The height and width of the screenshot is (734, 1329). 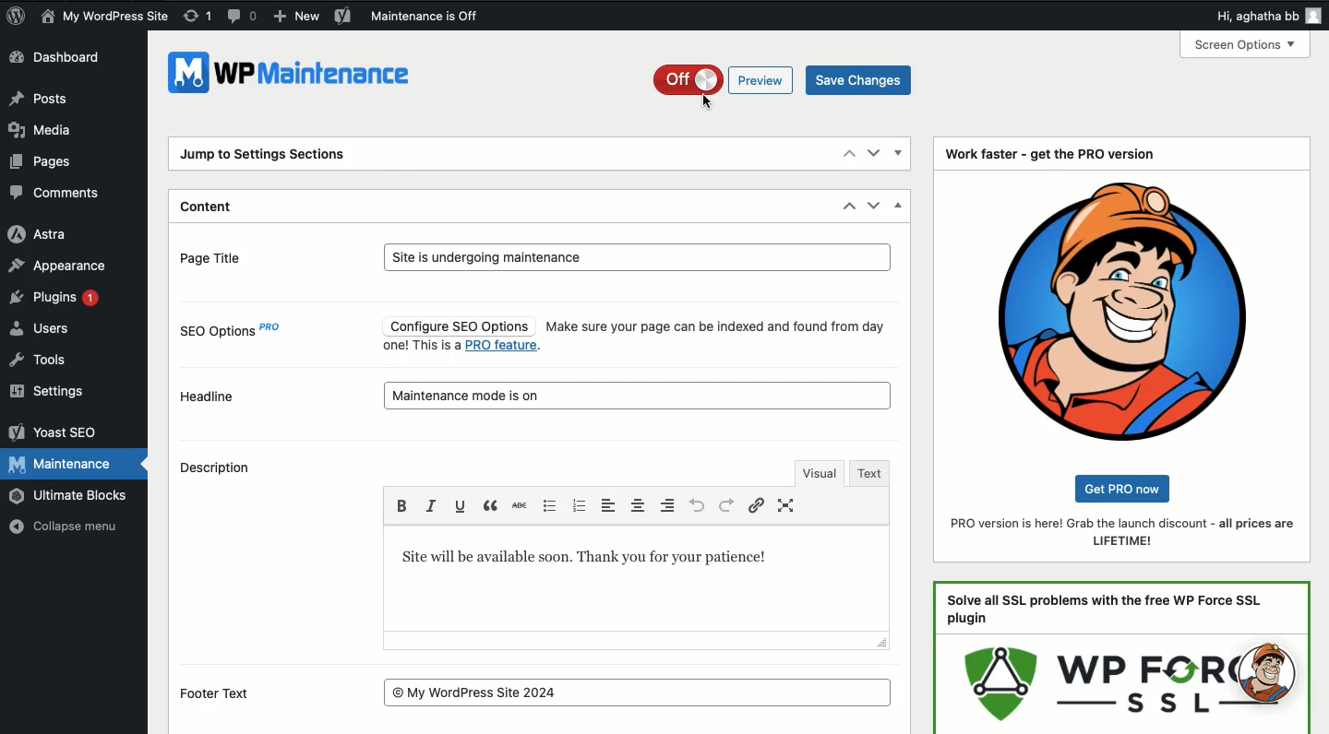 What do you see at coordinates (431, 504) in the screenshot?
I see `Italics` at bounding box center [431, 504].